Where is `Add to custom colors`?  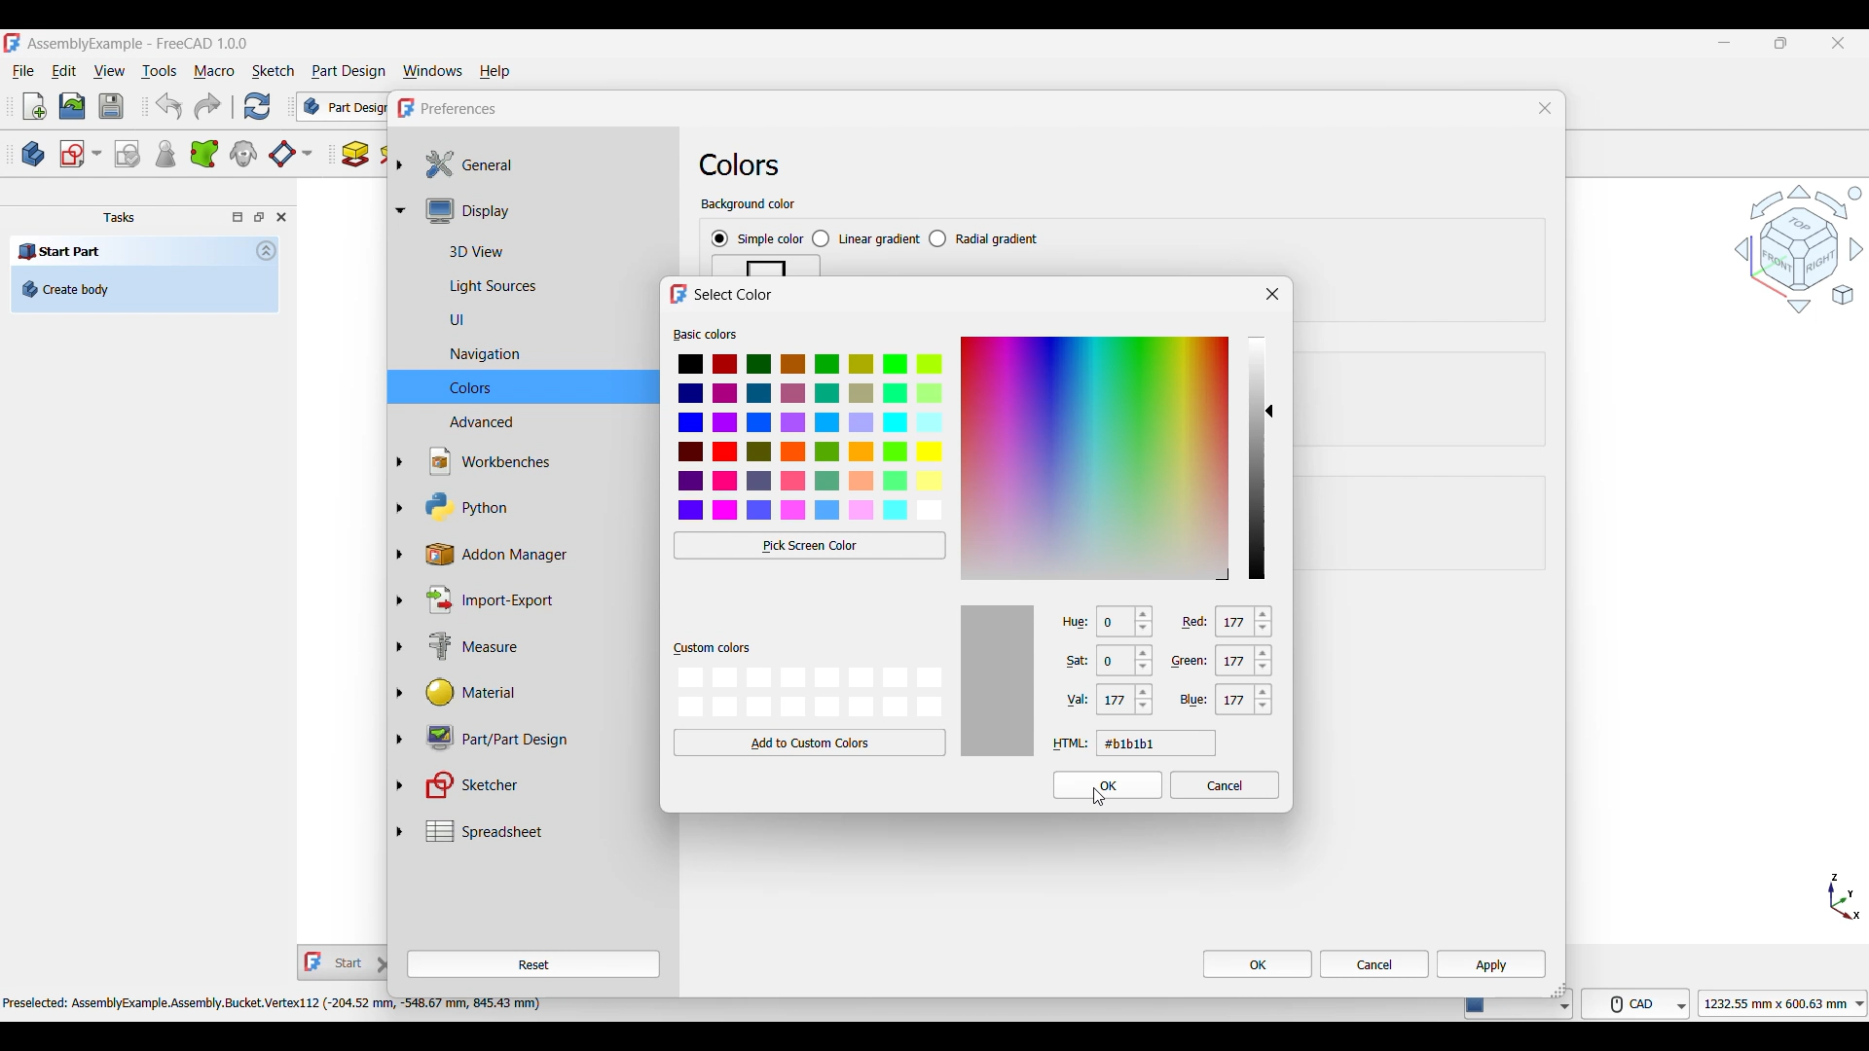 Add to custom colors is located at coordinates (810, 743).